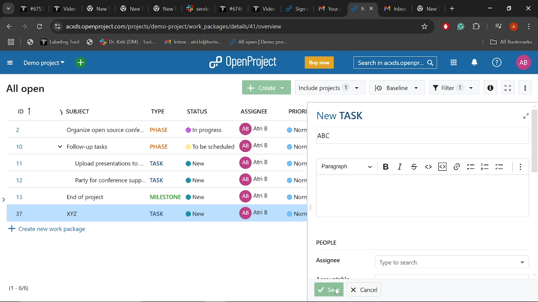 This screenshot has width=538, height=302. Describe the element at coordinates (243, 62) in the screenshot. I see `Open project menu` at that location.